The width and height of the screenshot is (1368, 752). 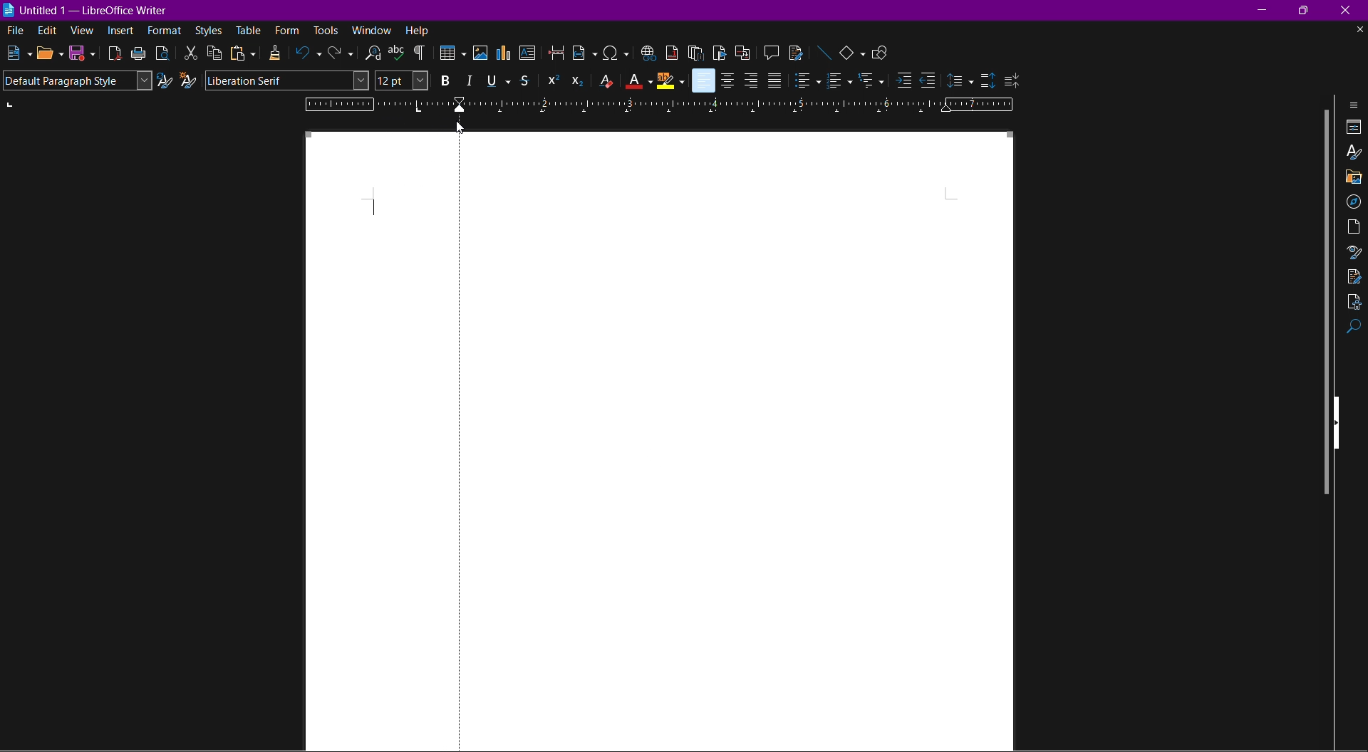 I want to click on form, so click(x=288, y=30).